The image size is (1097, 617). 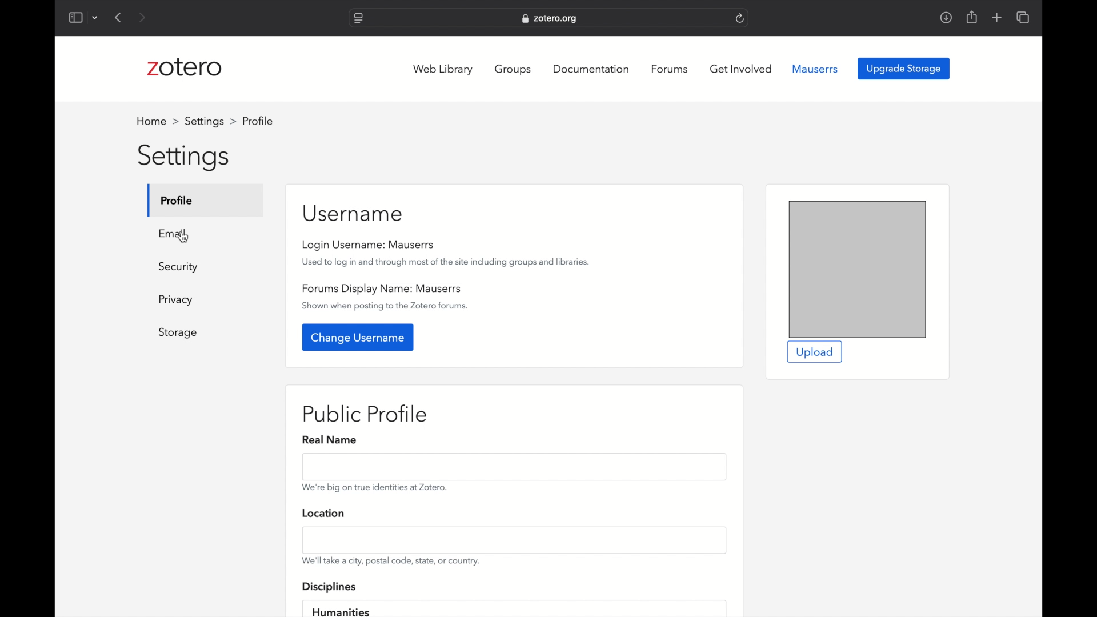 What do you see at coordinates (514, 70) in the screenshot?
I see `groups` at bounding box center [514, 70].